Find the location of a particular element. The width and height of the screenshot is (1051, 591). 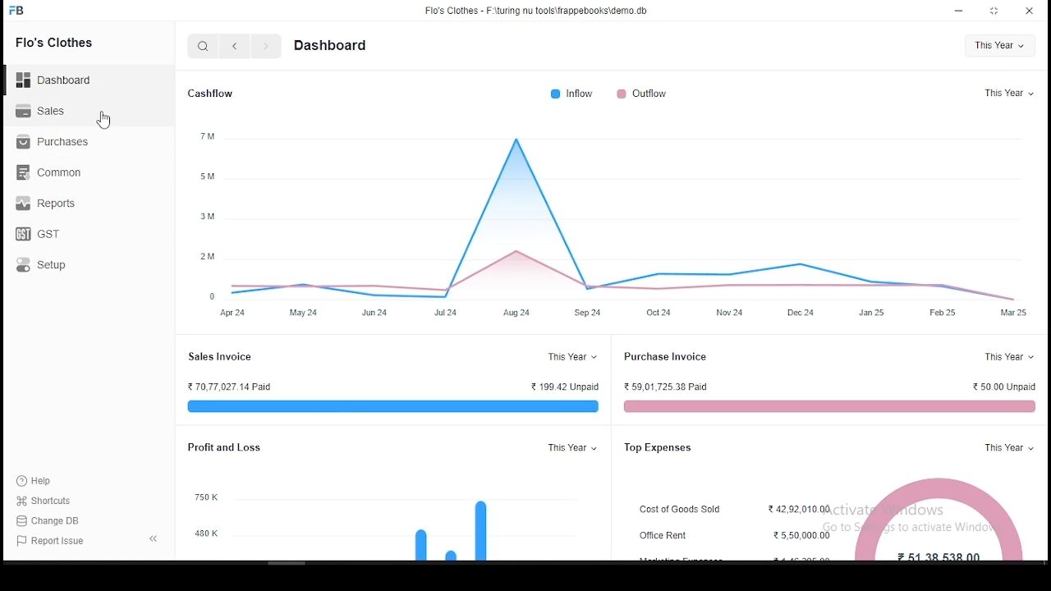

change DB is located at coordinates (61, 521).